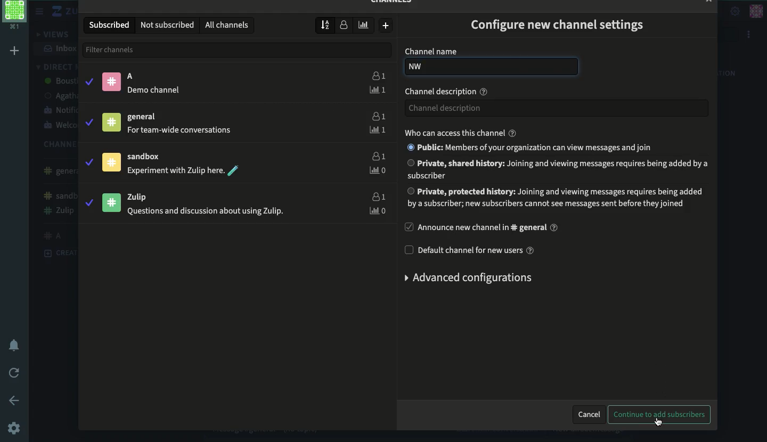 This screenshot has height=442, width=767. What do you see at coordinates (91, 143) in the screenshot?
I see `subscribe\unsubscribe` at bounding box center [91, 143].